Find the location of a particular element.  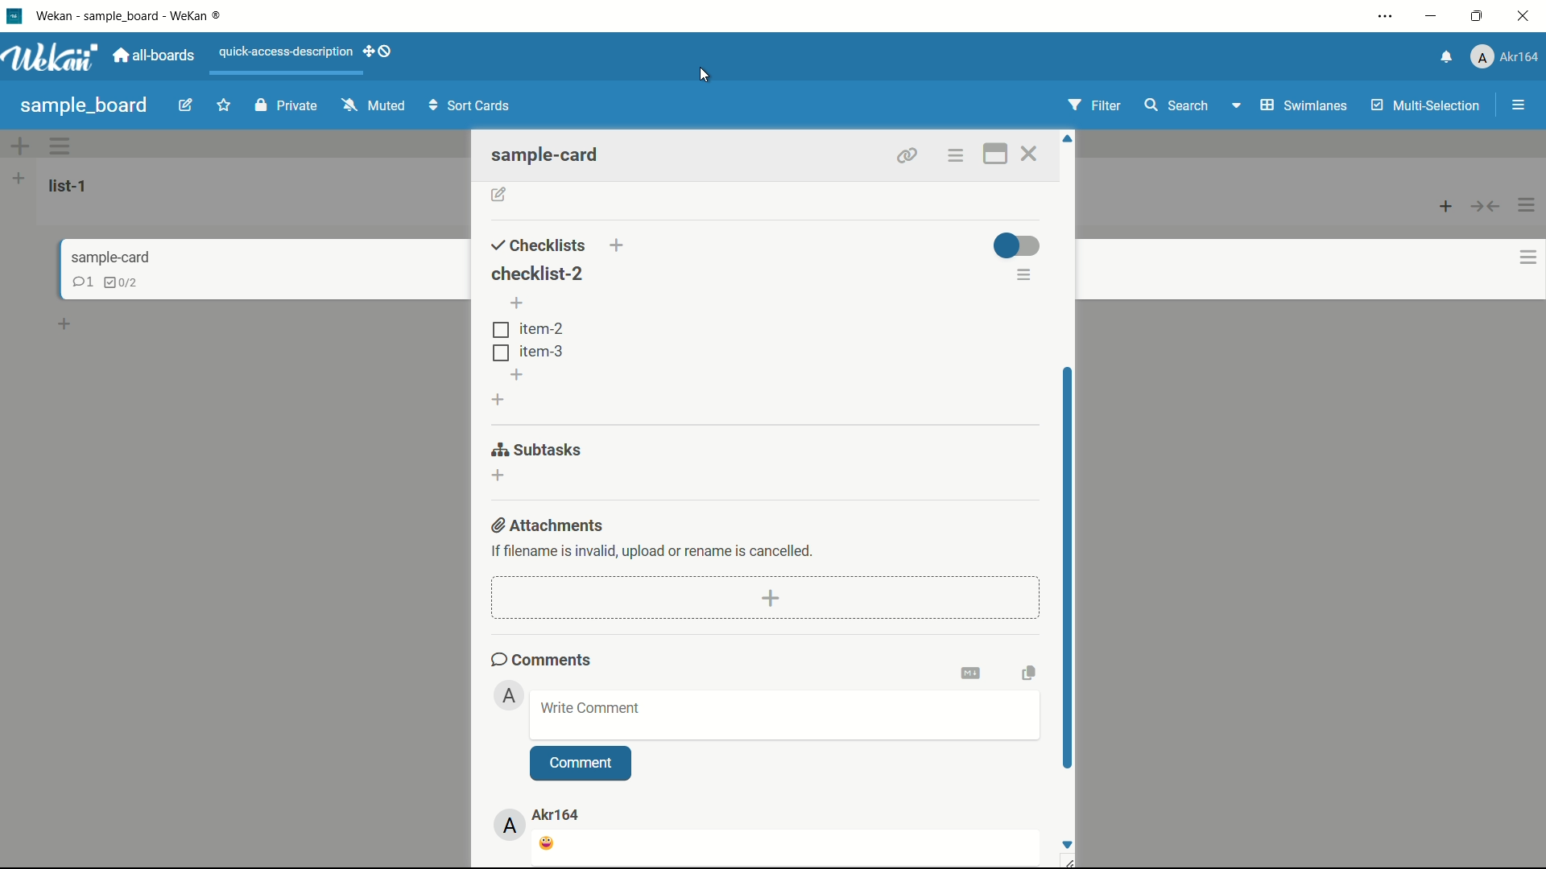

edit is located at coordinates (188, 107).